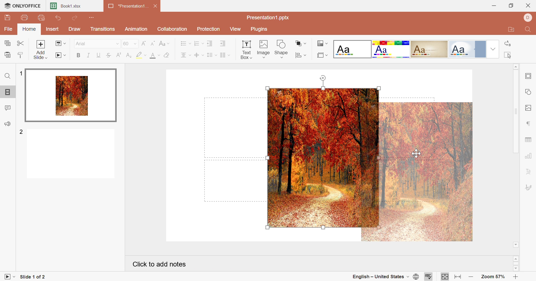 The width and height of the screenshot is (536, 281). I want to click on Highlight color, so click(140, 55).